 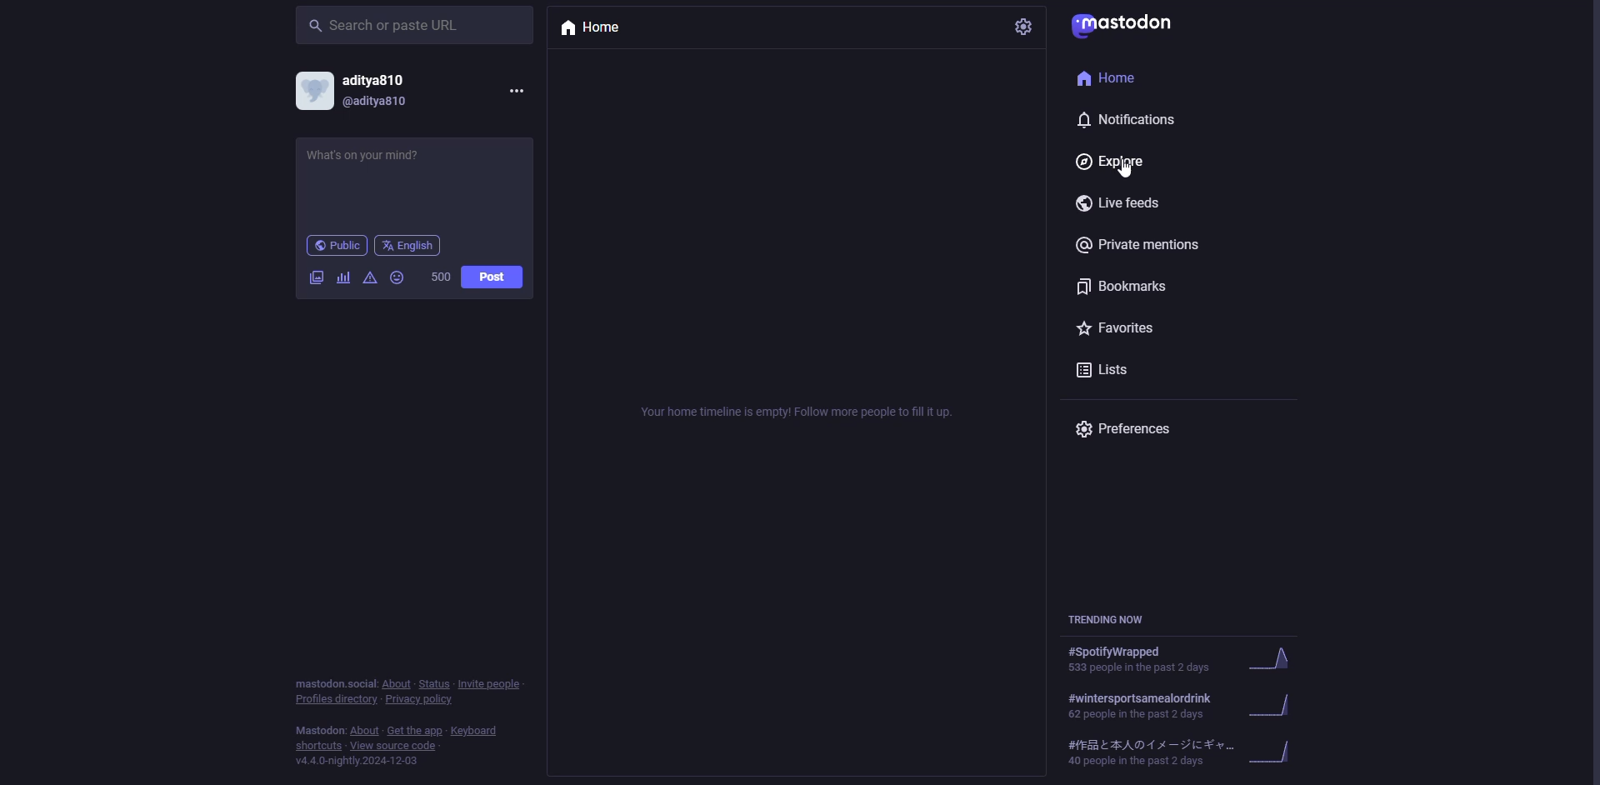 I want to click on notifications, so click(x=1134, y=120).